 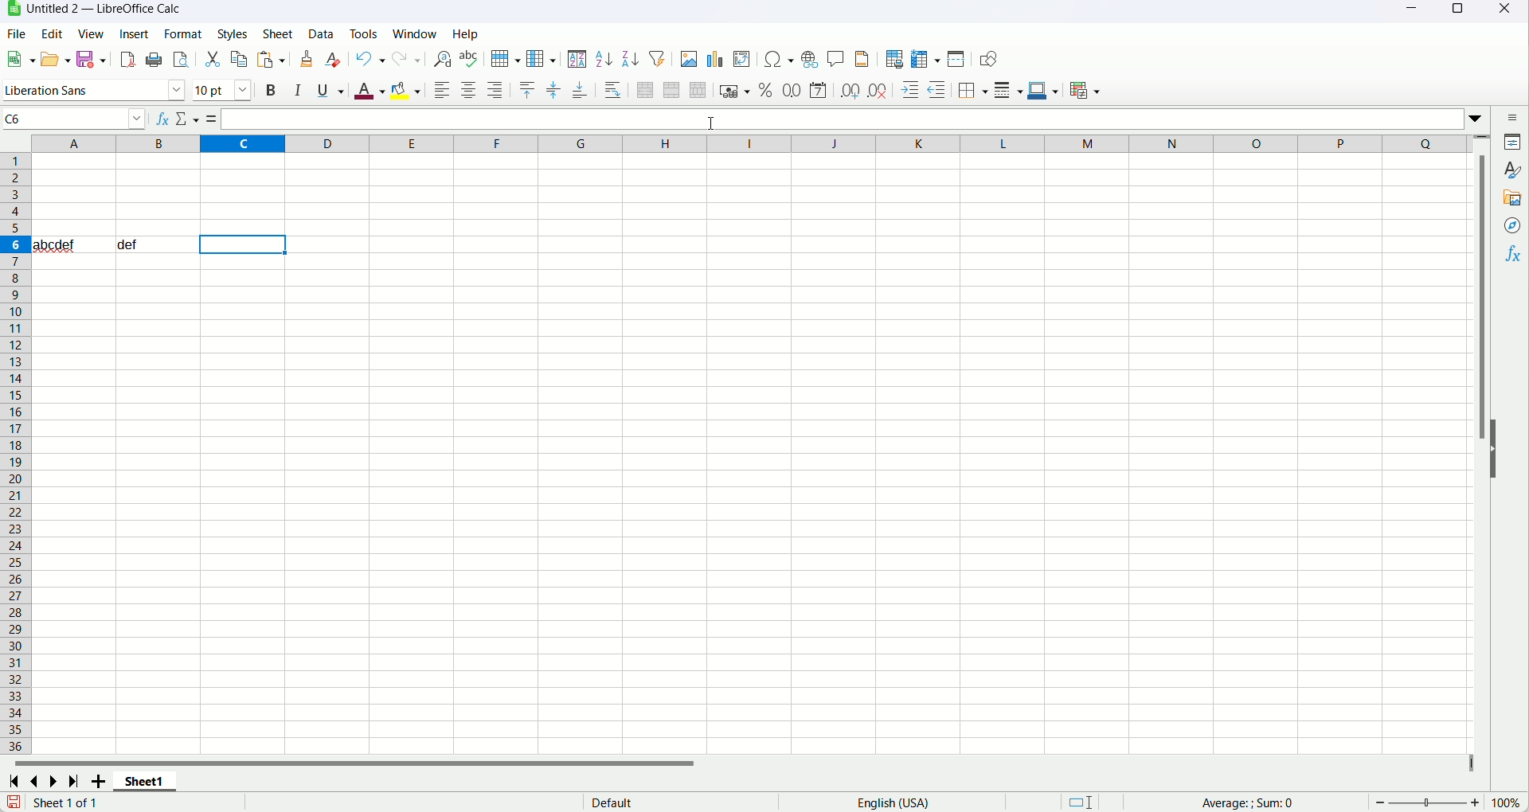 What do you see at coordinates (736, 89) in the screenshot?
I see `format as currency` at bounding box center [736, 89].